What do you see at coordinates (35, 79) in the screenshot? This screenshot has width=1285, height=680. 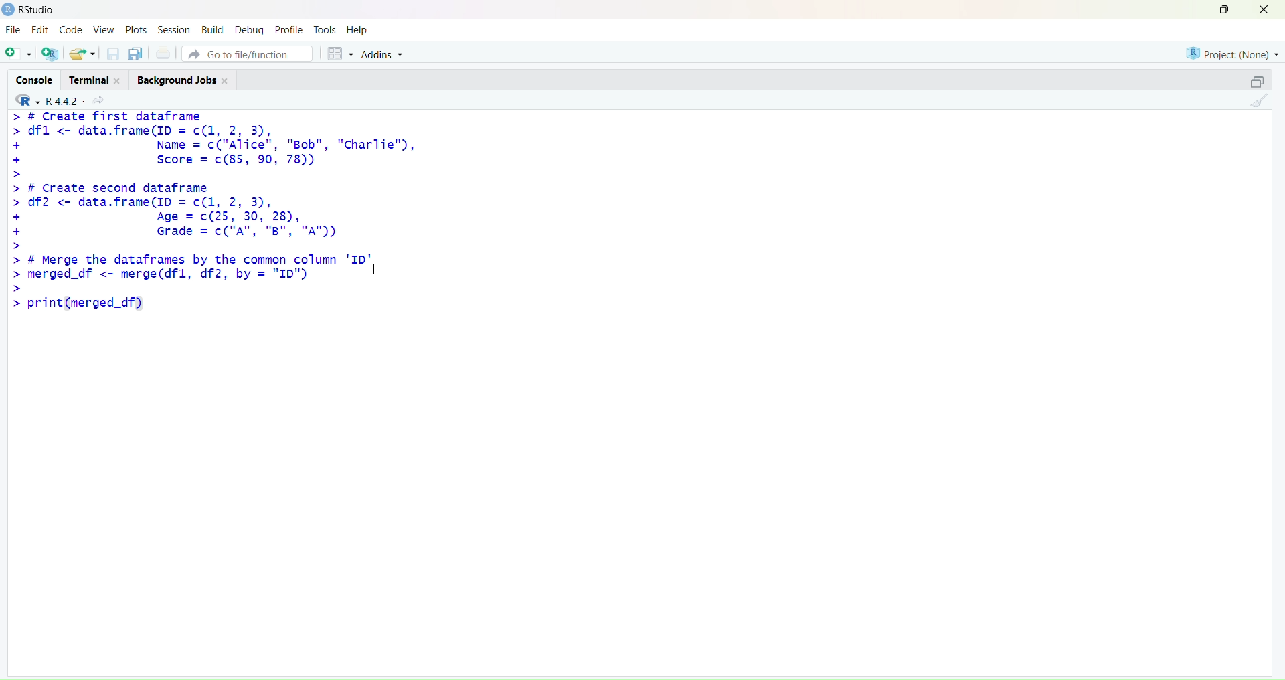 I see `Console` at bounding box center [35, 79].